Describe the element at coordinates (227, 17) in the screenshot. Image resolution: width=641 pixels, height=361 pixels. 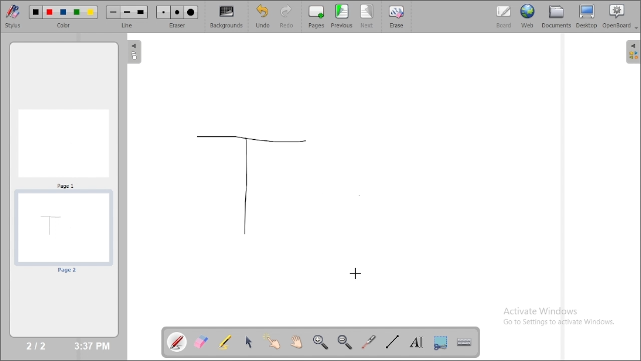
I see `backgrounds` at that location.